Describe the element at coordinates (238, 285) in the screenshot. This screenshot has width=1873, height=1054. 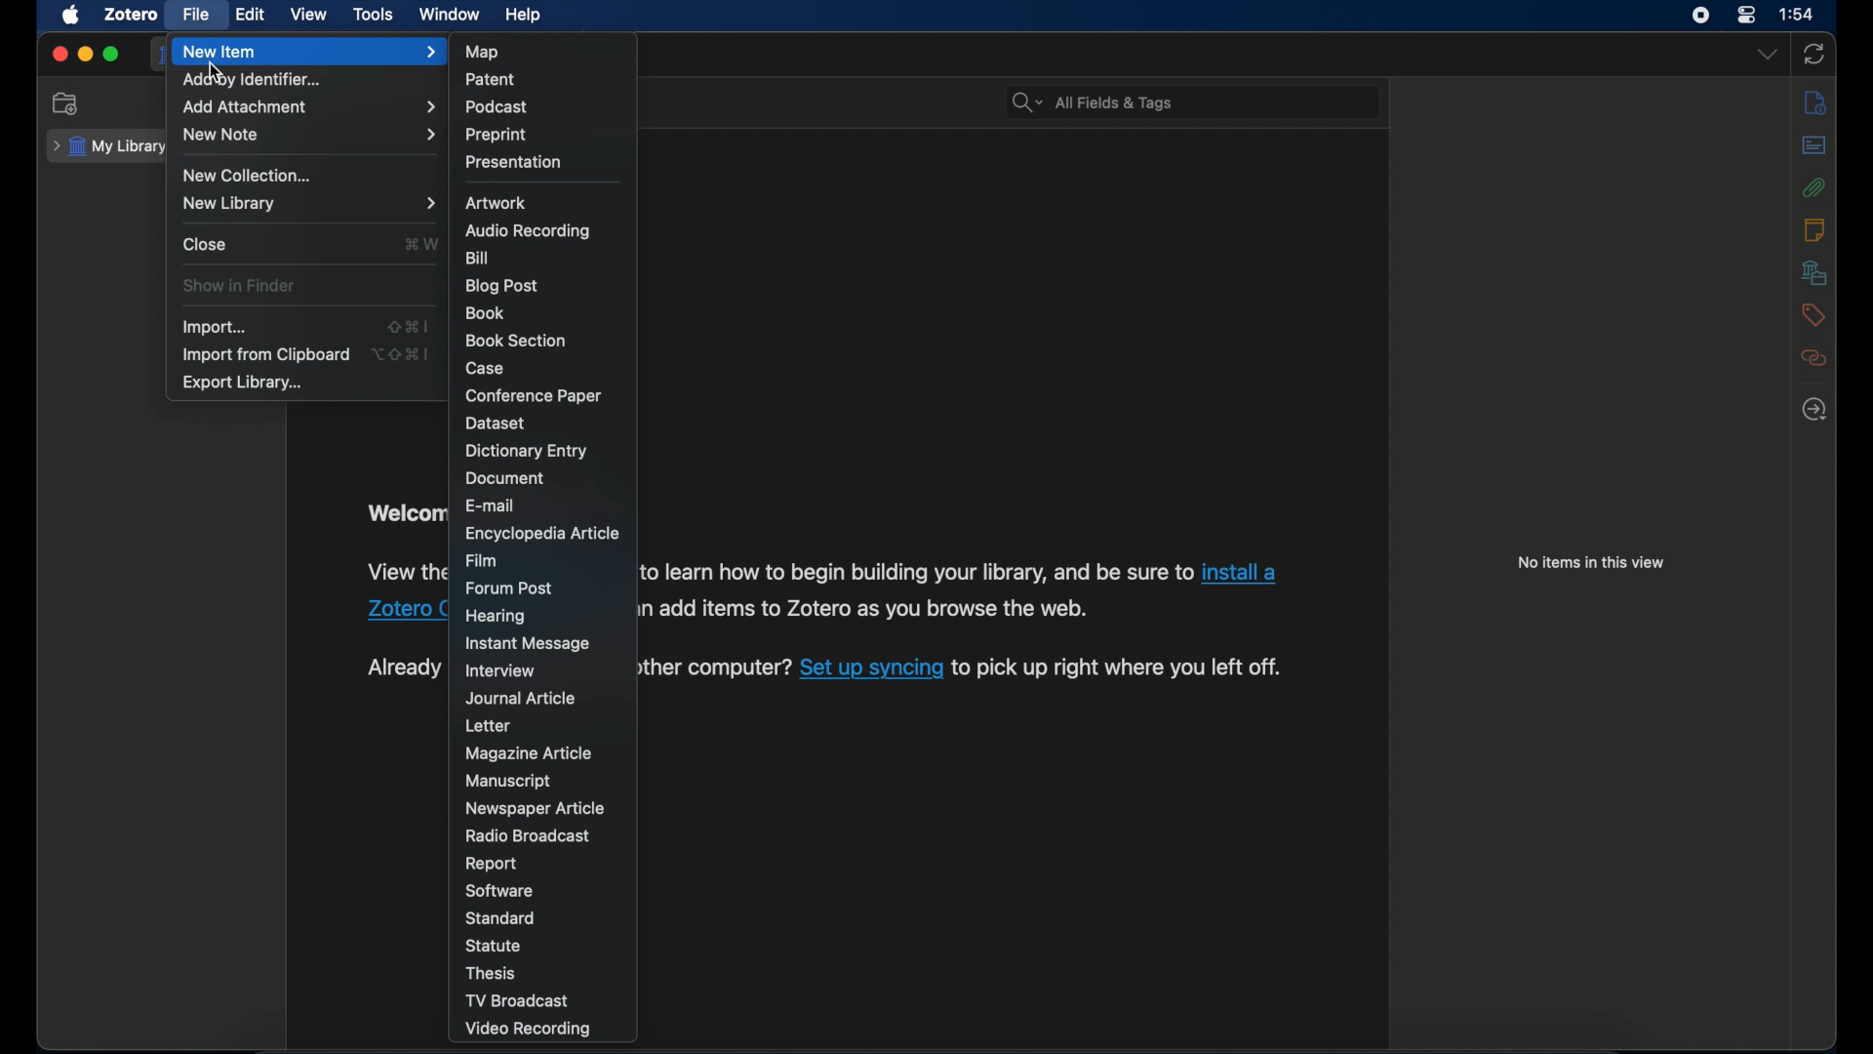
I see `show in finder` at that location.